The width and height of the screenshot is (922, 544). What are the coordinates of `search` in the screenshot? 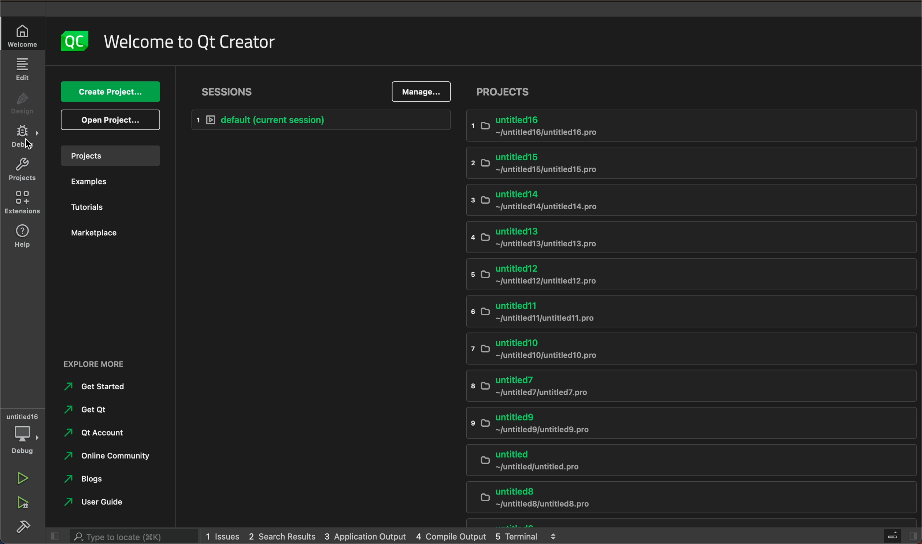 It's located at (126, 536).